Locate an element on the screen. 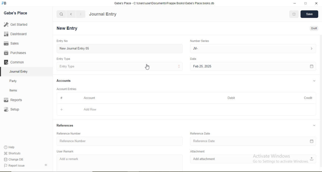 The height and width of the screenshot is (172, 322). Add attachment is located at coordinates (253, 159).